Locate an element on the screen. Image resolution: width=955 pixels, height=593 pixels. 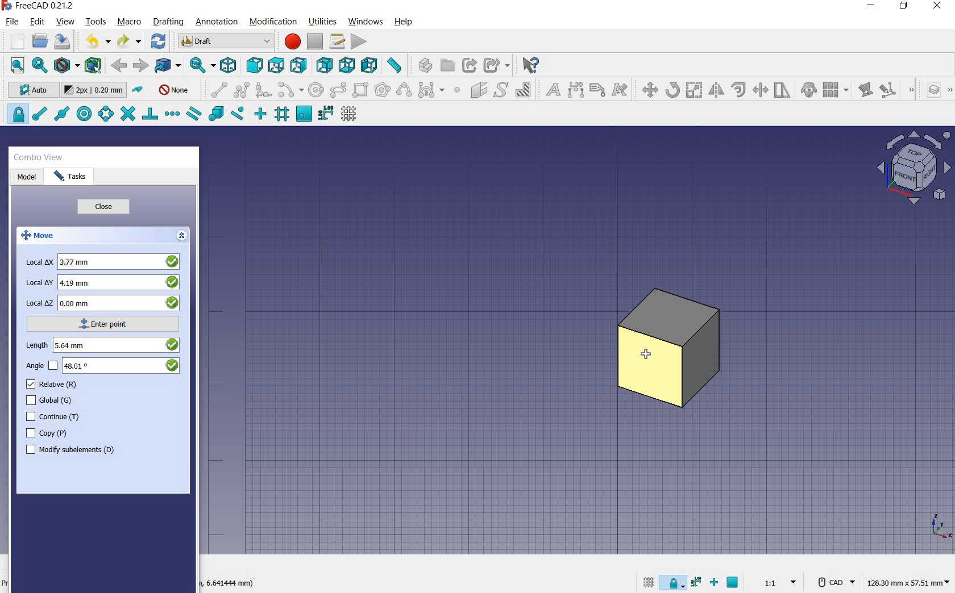
snap endpoint is located at coordinates (40, 114).